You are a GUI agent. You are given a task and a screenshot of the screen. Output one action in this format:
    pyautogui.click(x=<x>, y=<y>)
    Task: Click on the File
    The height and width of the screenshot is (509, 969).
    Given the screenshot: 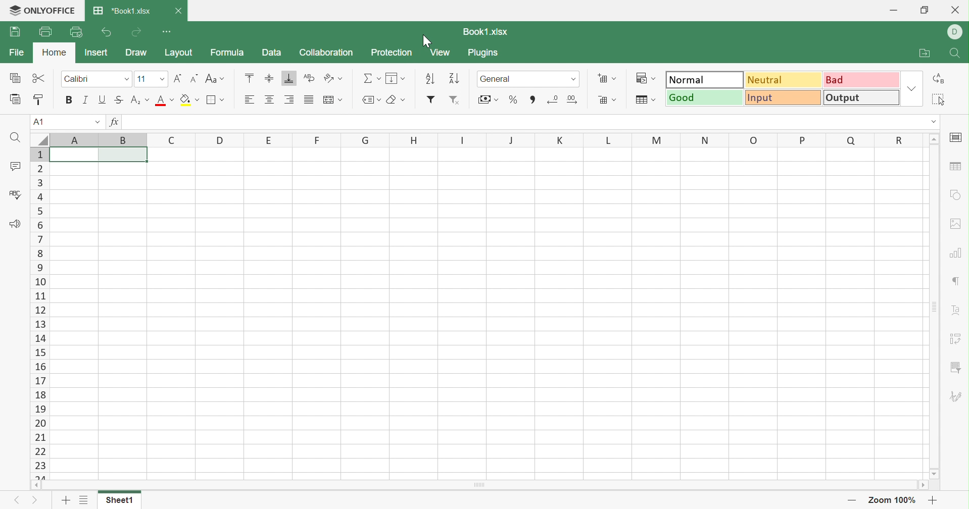 What is the action you would take?
    pyautogui.click(x=16, y=54)
    